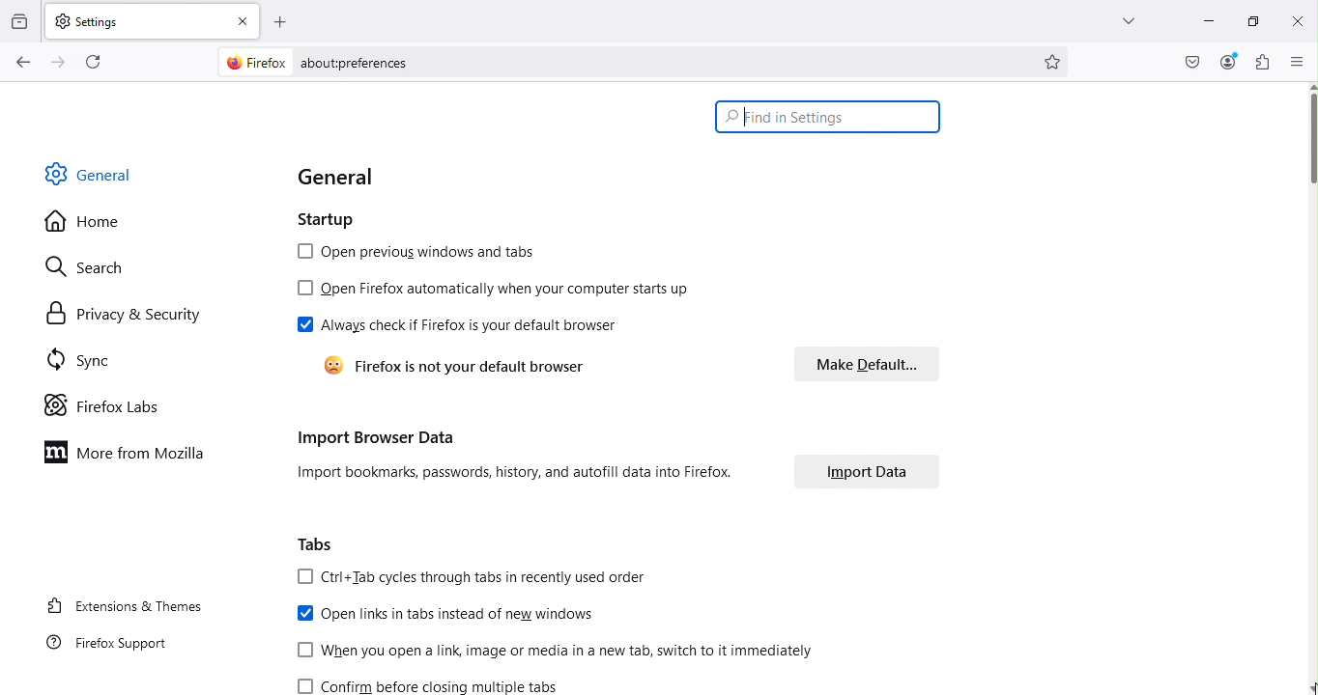 Image resolution: width=1318 pixels, height=695 pixels. Describe the element at coordinates (337, 221) in the screenshot. I see `Start up` at that location.